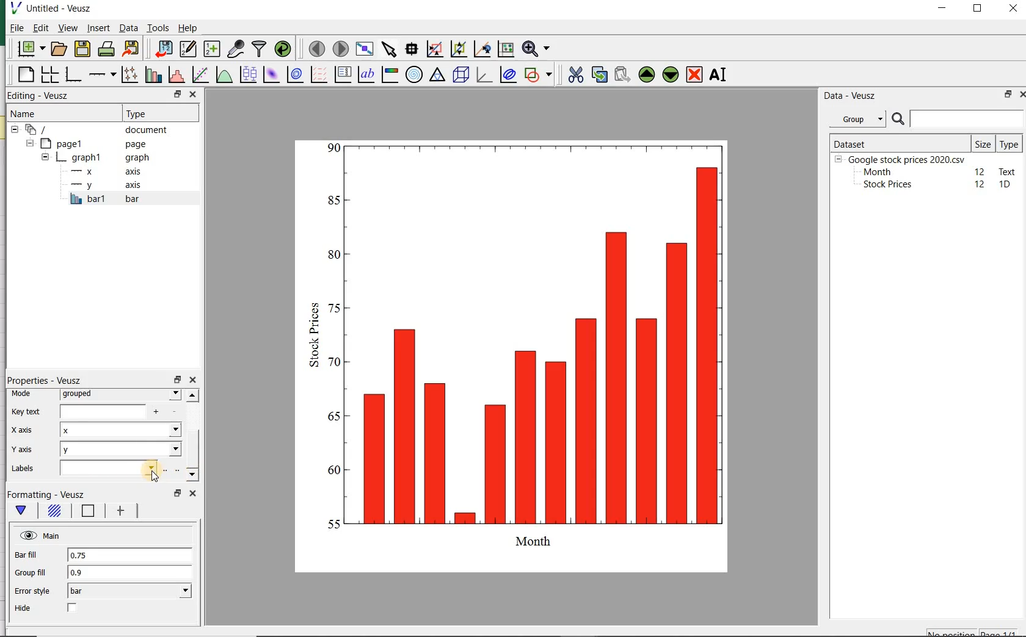 The width and height of the screenshot is (1026, 637). I want to click on renames the selected widget, so click(716, 76).